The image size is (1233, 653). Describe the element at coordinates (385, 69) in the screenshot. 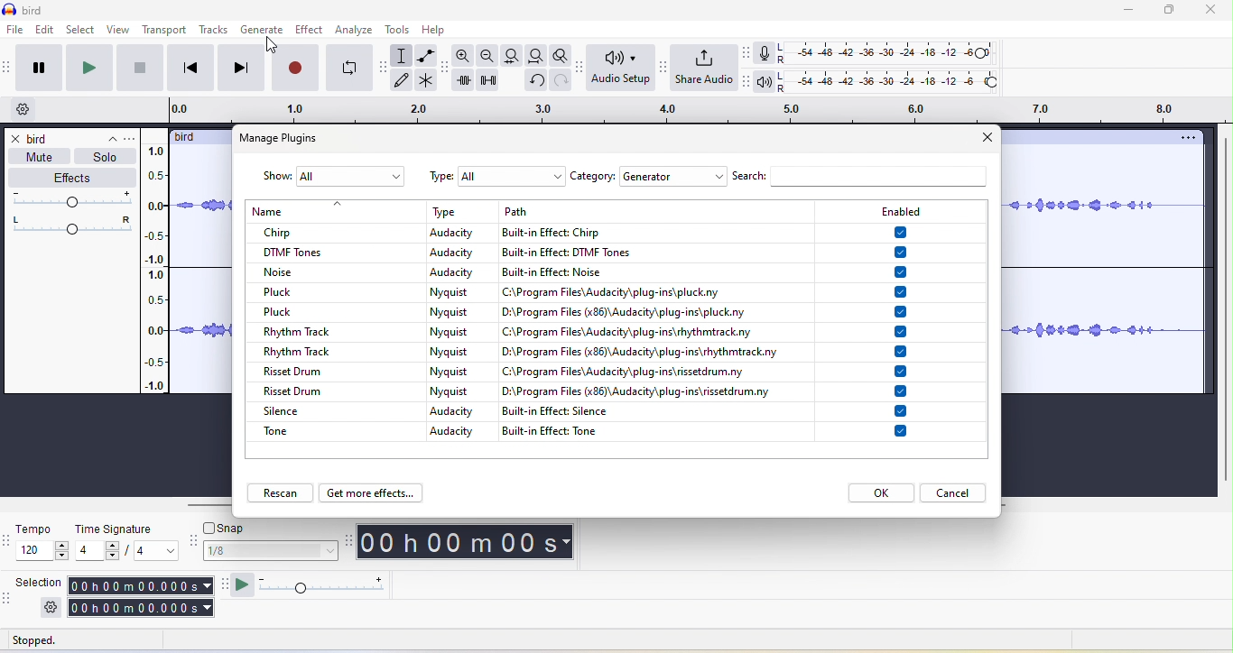

I see `audacity tools toolbar` at that location.